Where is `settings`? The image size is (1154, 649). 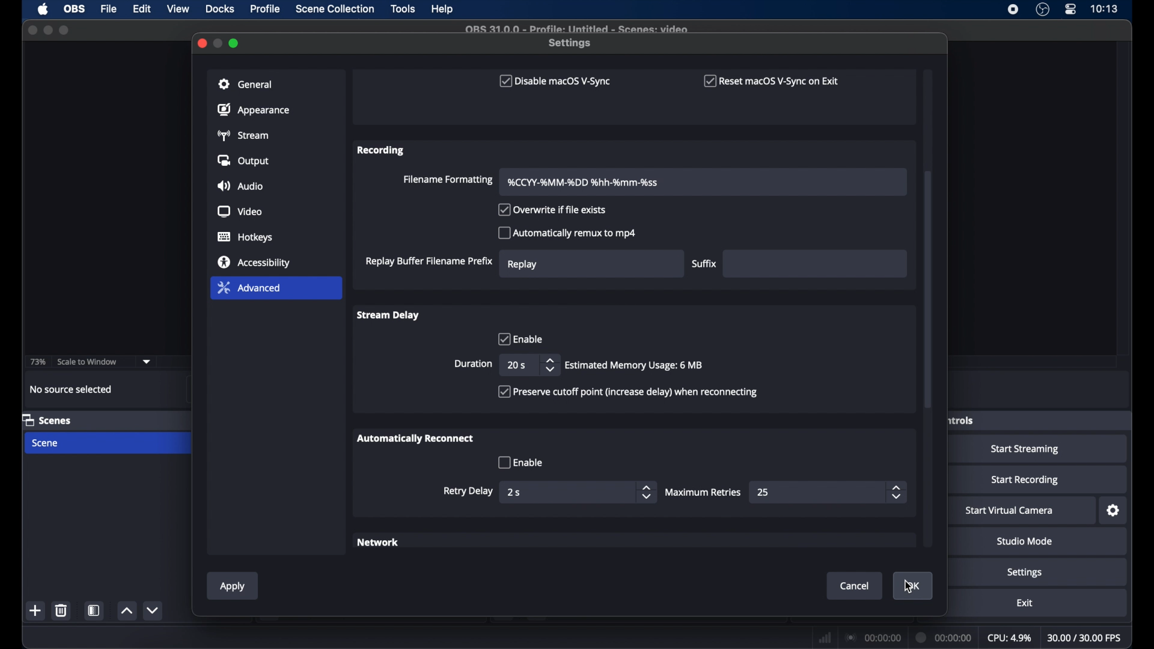 settings is located at coordinates (571, 43).